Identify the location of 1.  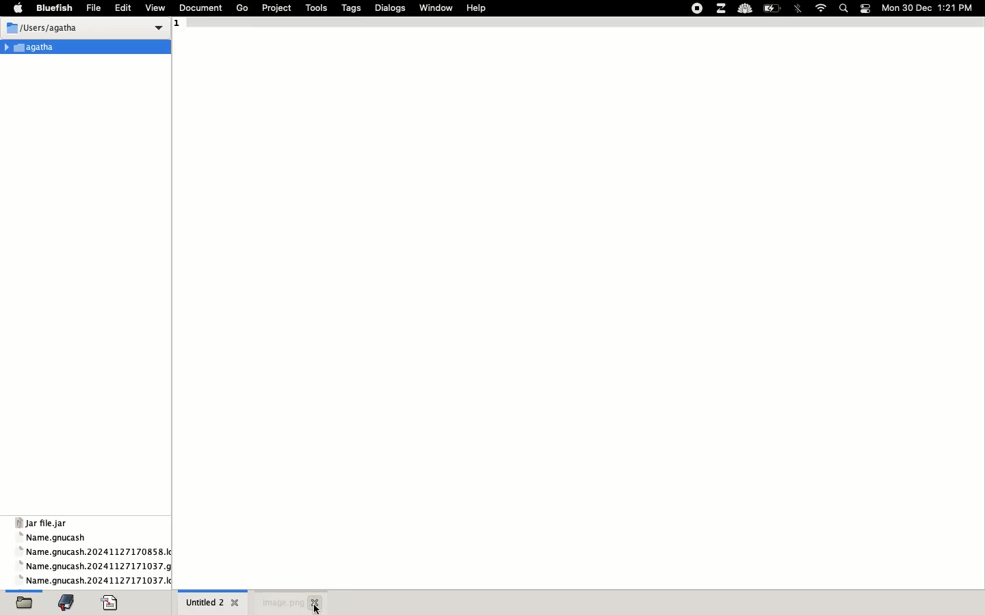
(579, 23).